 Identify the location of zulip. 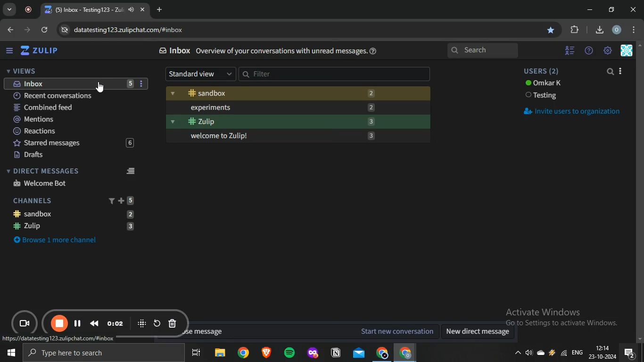
(41, 51).